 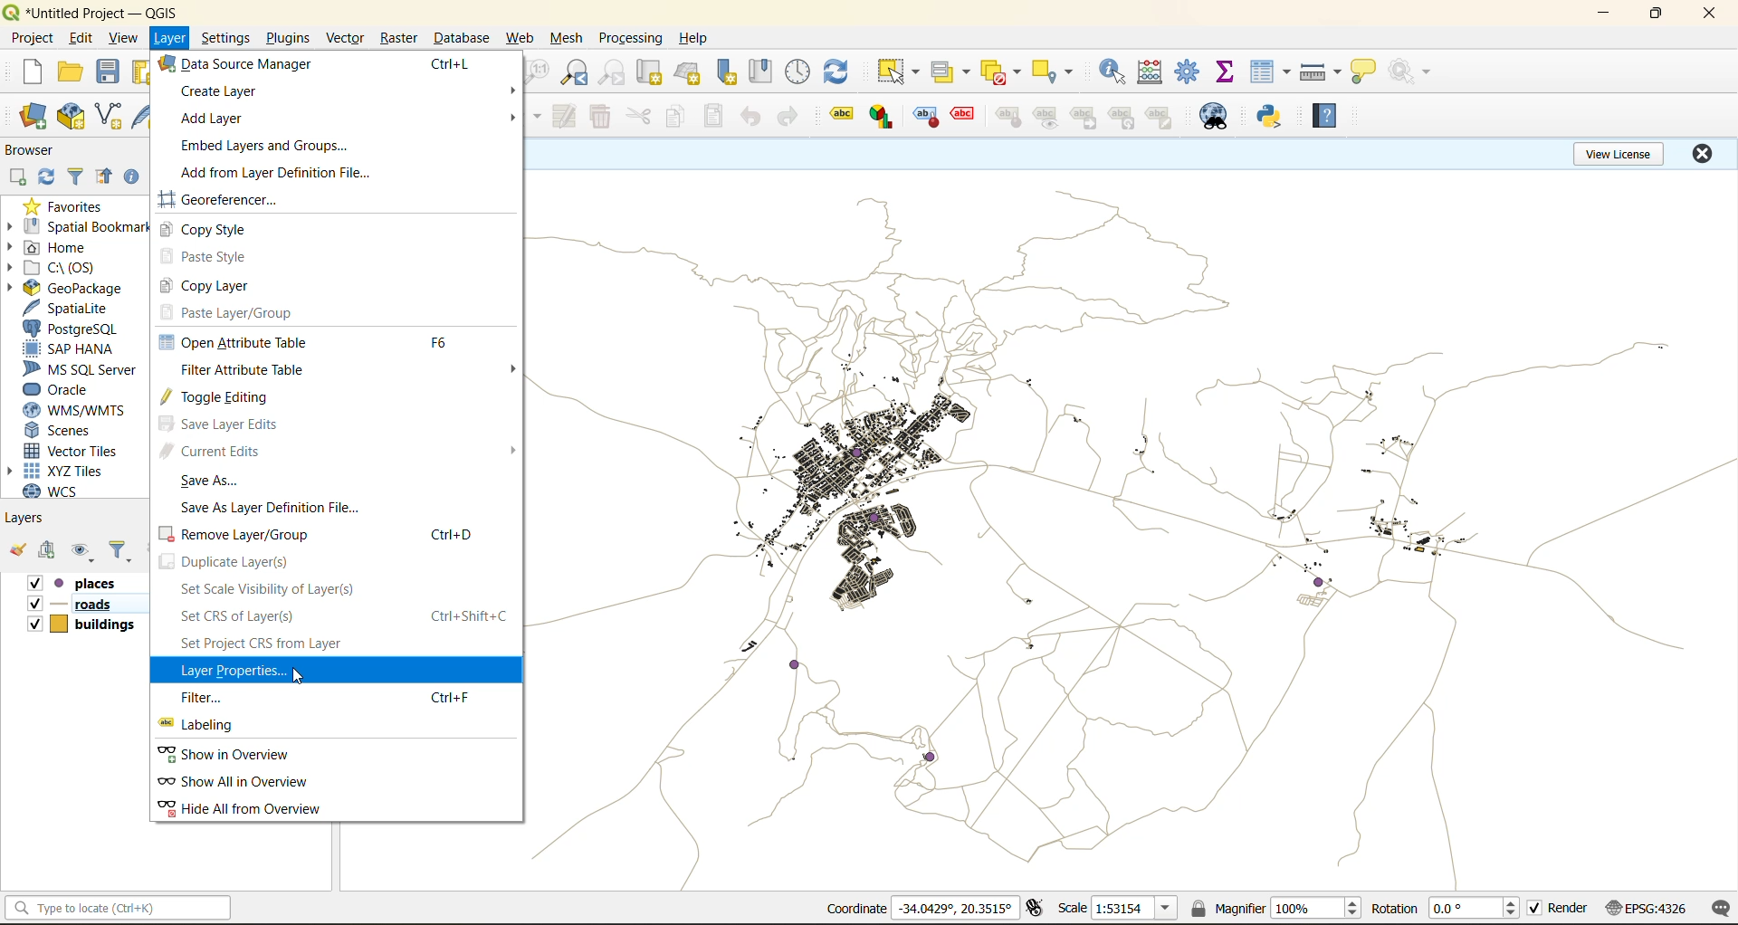 What do you see at coordinates (112, 117) in the screenshot?
I see `new shapefile` at bounding box center [112, 117].